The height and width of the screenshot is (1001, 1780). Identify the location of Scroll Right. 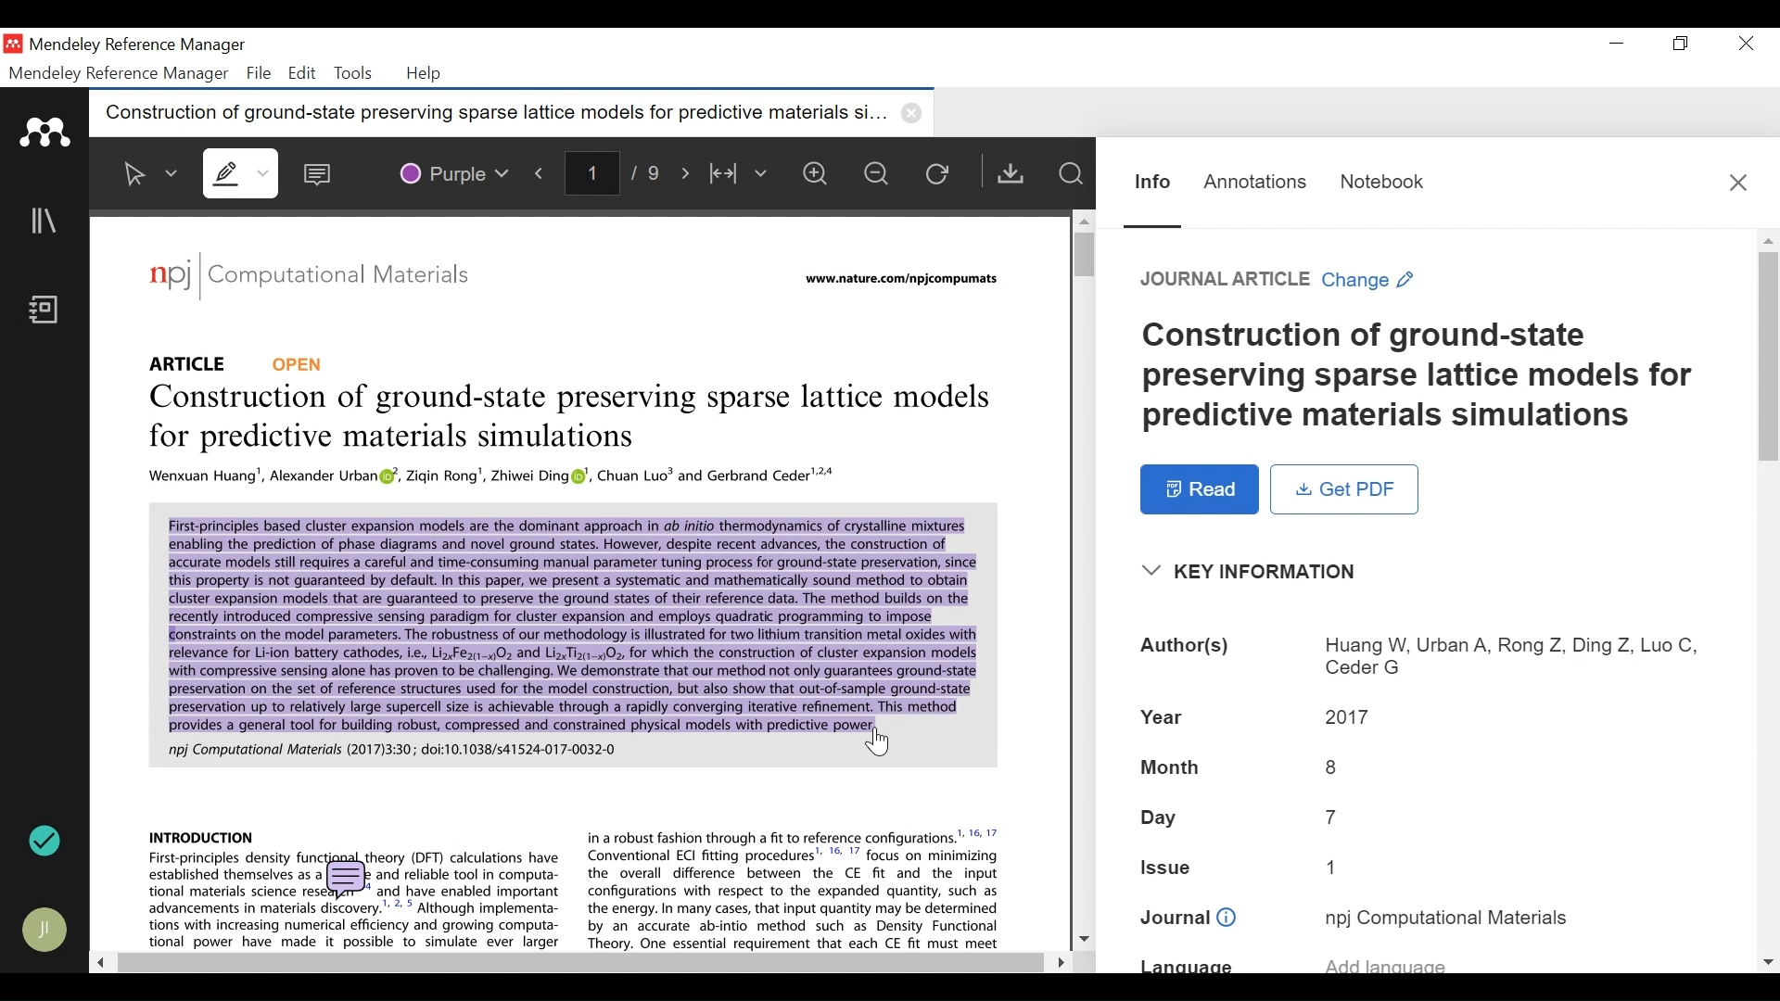
(1056, 962).